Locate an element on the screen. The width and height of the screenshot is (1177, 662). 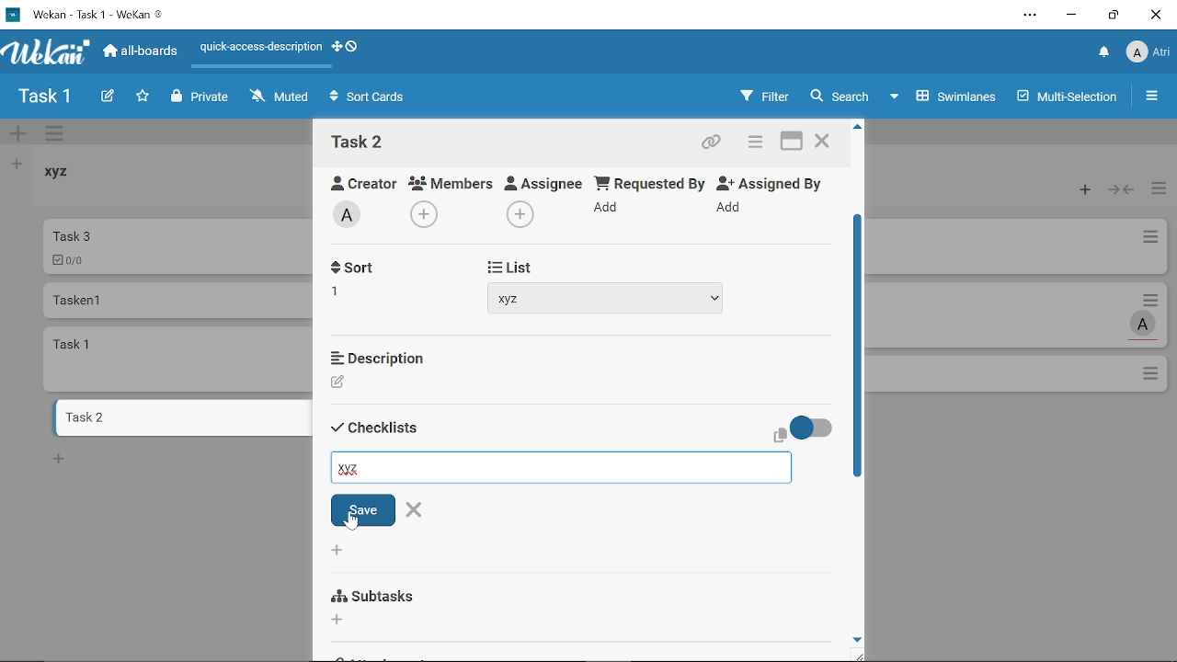
Manage swimlane is located at coordinates (56, 135).